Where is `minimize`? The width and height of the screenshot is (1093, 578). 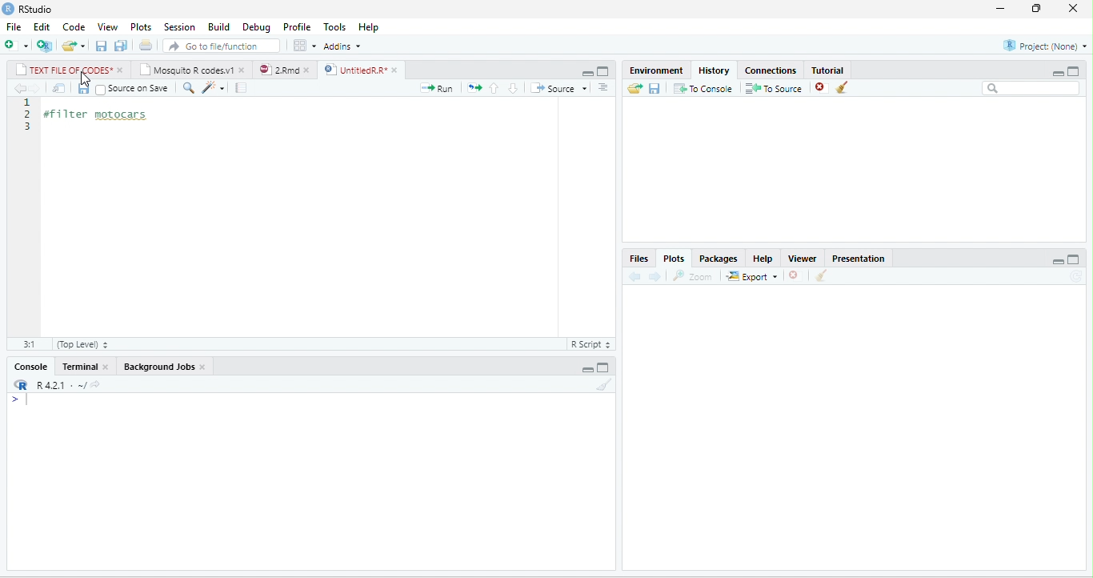 minimize is located at coordinates (587, 73).